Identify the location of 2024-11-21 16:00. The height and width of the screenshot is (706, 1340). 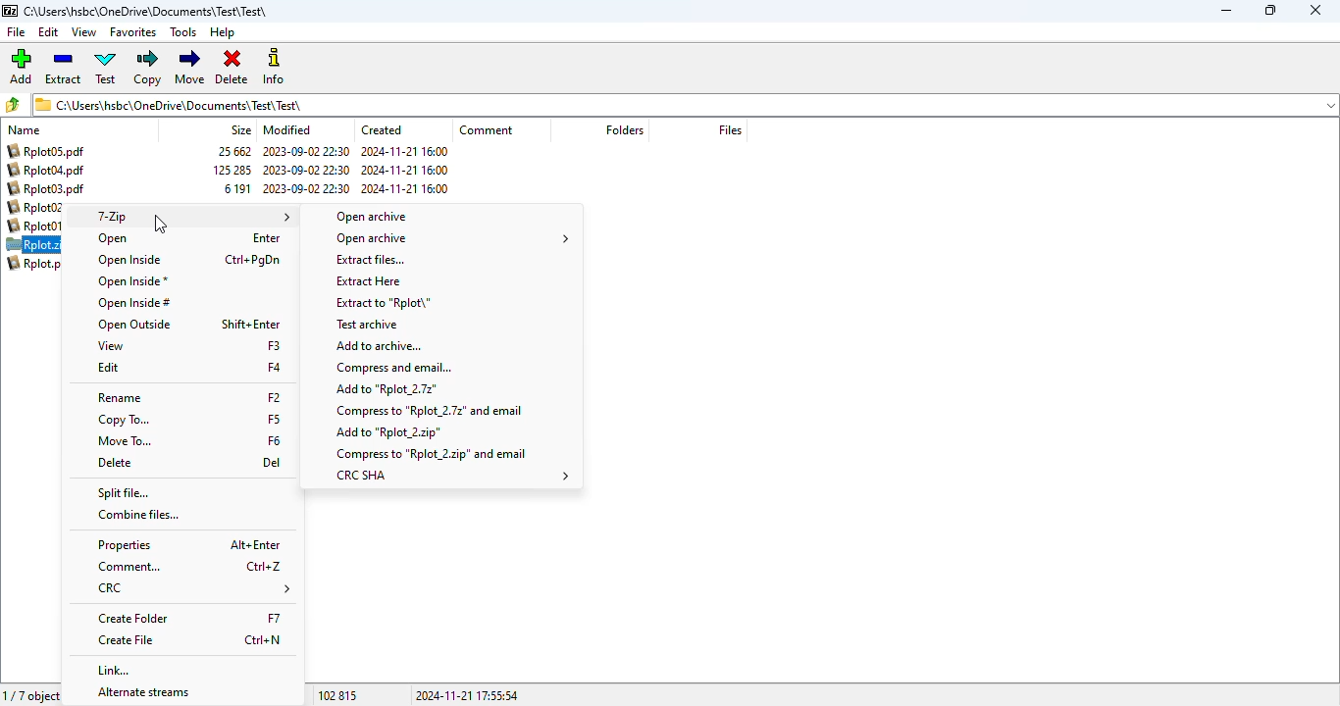
(405, 188).